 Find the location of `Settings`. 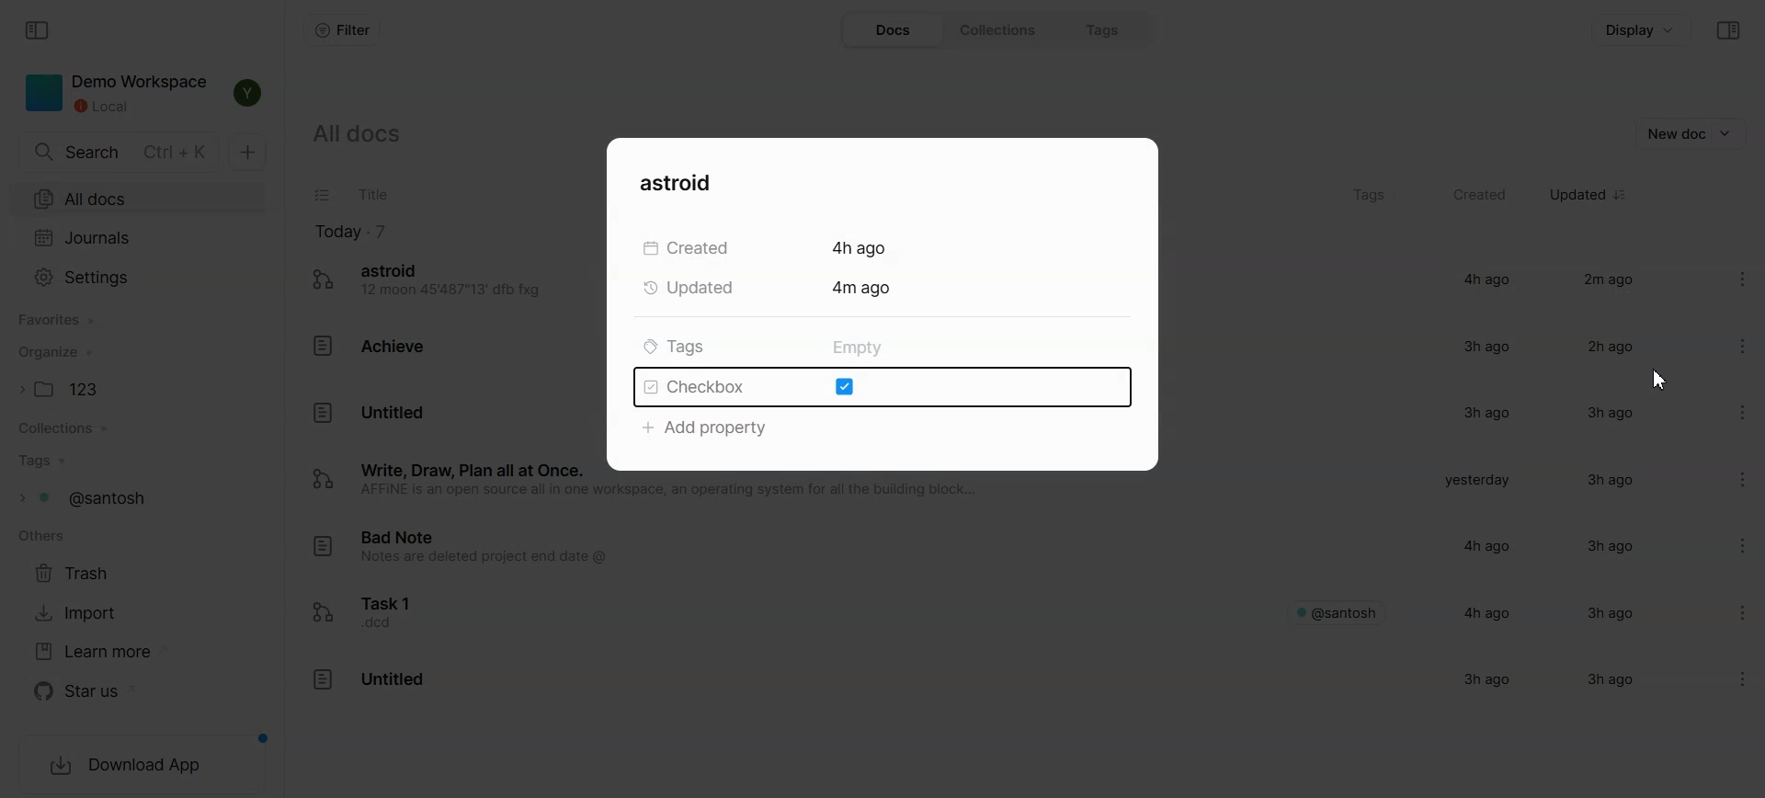

Settings is located at coordinates (1725, 547).